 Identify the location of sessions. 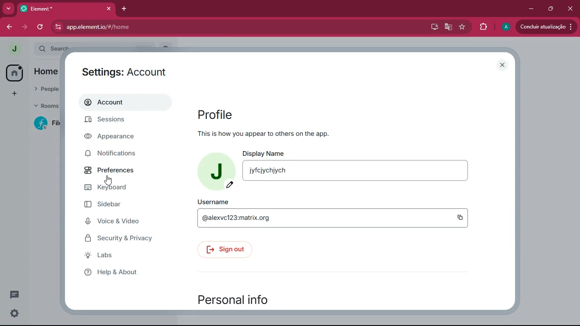
(120, 121).